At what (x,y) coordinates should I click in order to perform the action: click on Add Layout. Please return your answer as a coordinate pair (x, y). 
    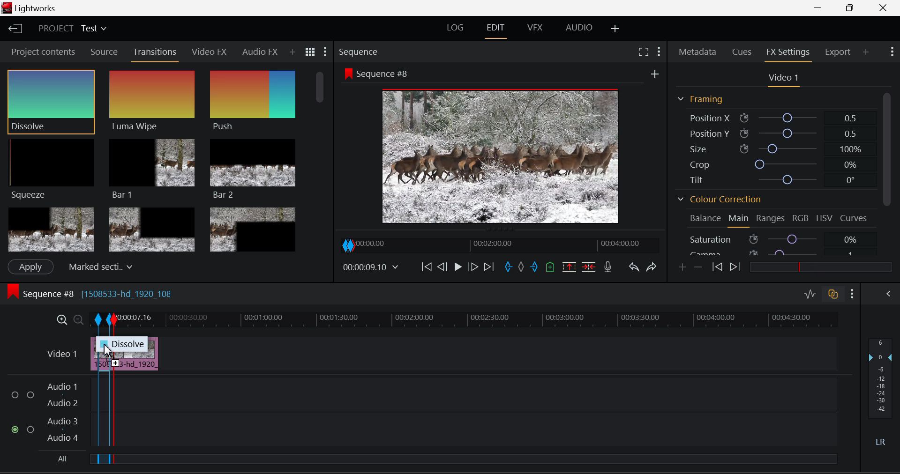
    Looking at the image, I should click on (615, 30).